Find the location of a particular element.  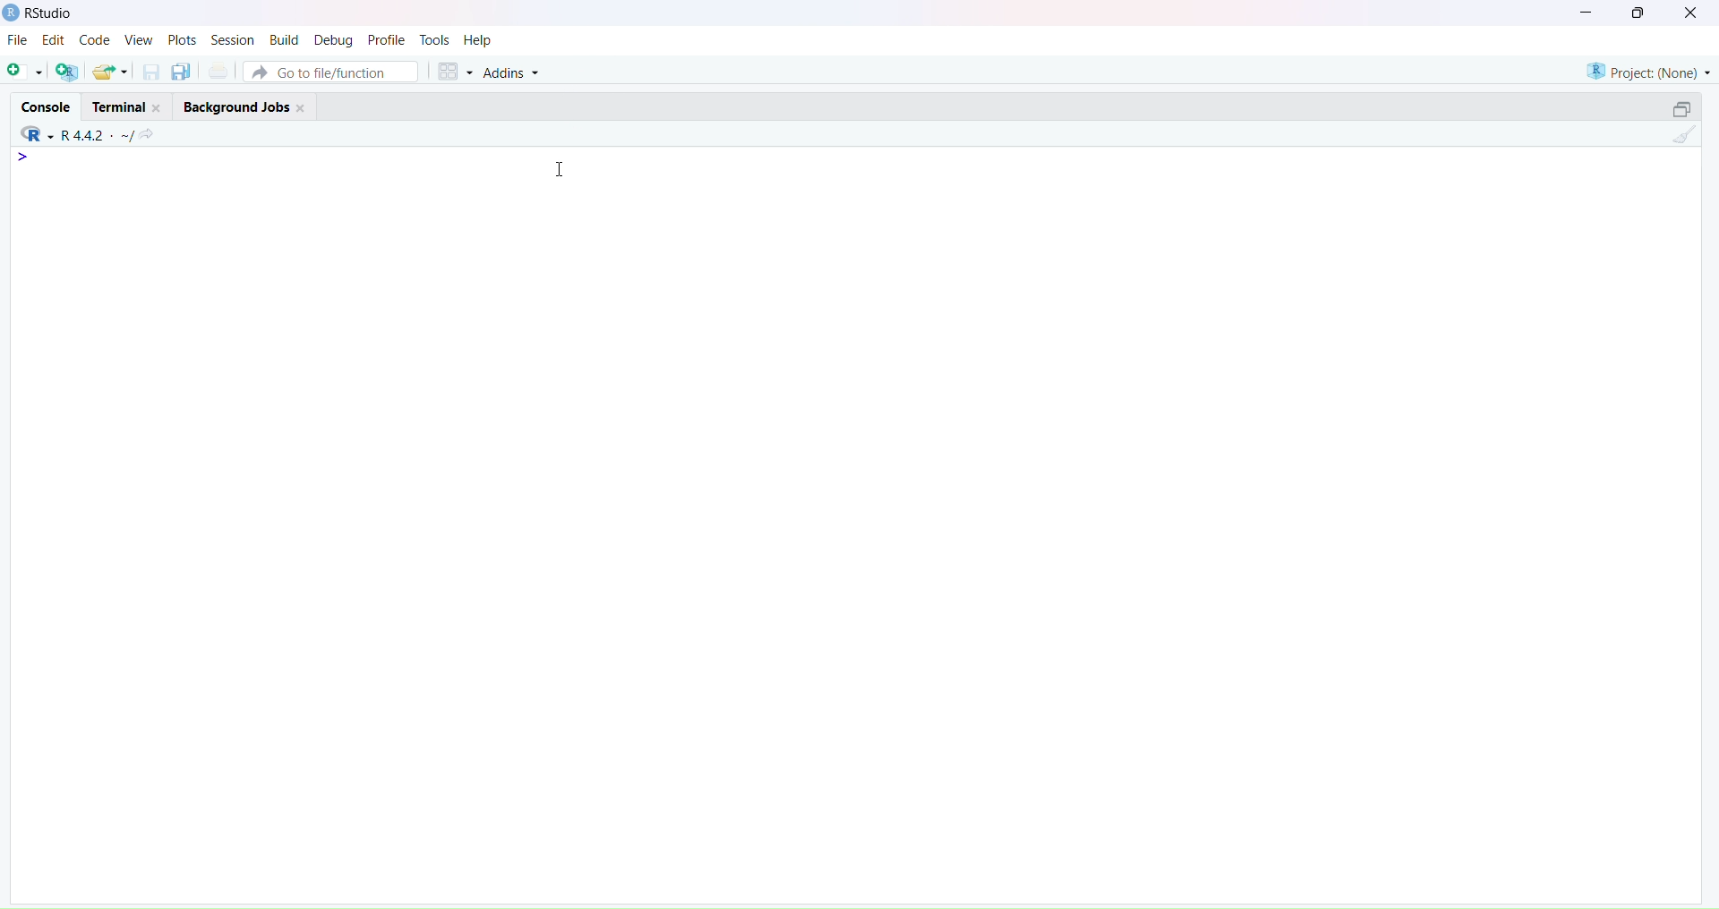

plots is located at coordinates (184, 39).